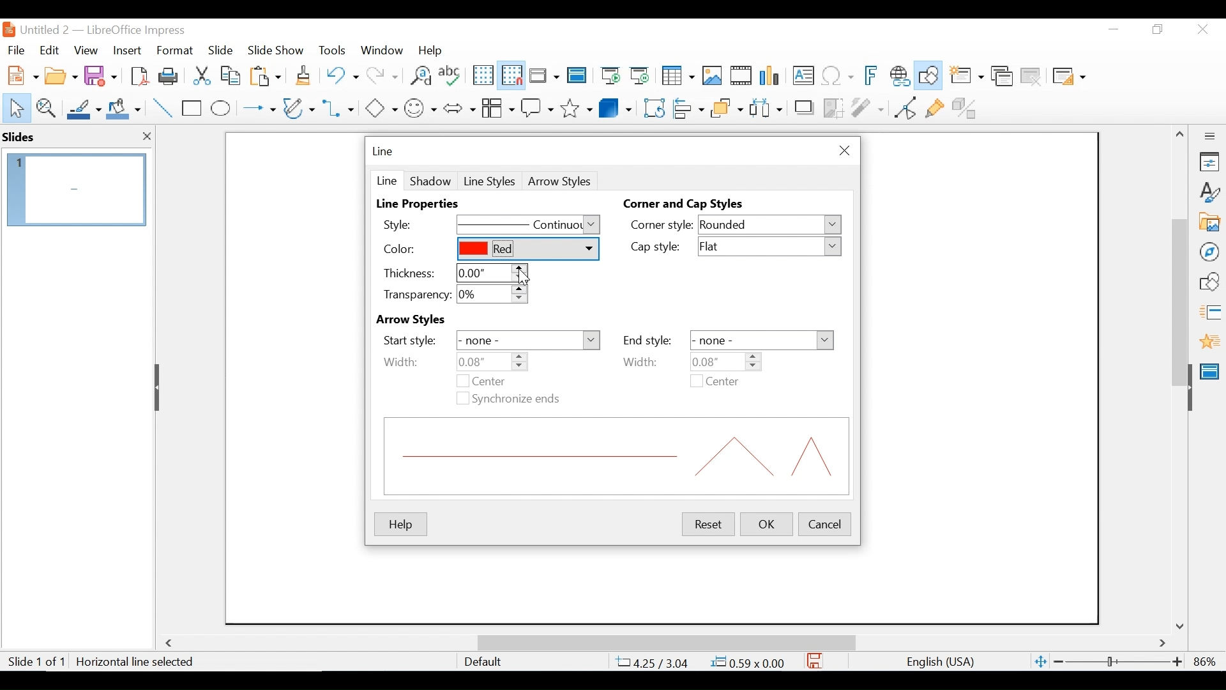 Image resolution: width=1226 pixels, height=690 pixels. Describe the element at coordinates (86, 50) in the screenshot. I see `View` at that location.